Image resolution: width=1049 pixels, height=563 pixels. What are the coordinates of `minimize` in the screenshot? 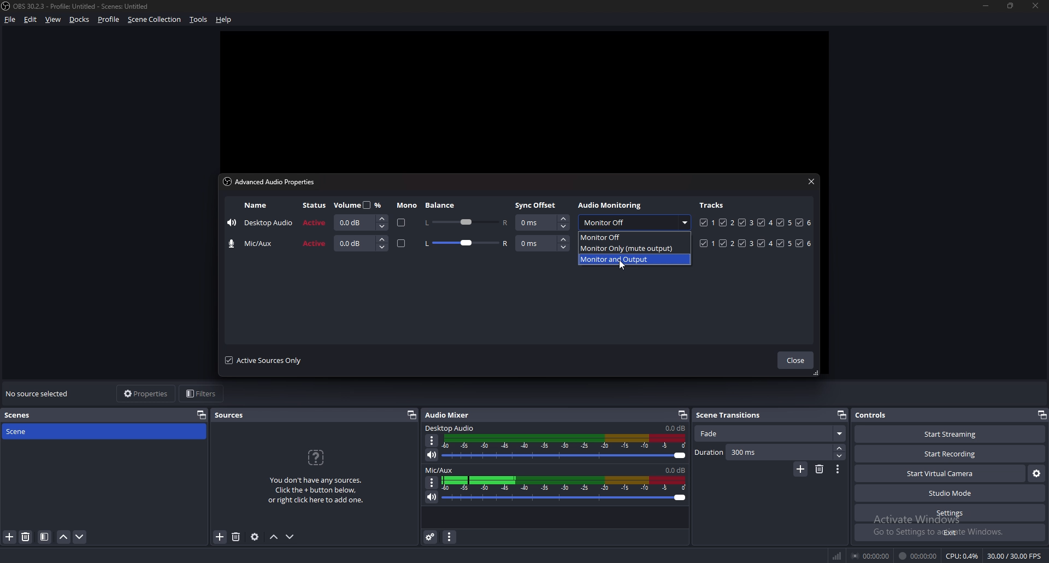 It's located at (986, 6).